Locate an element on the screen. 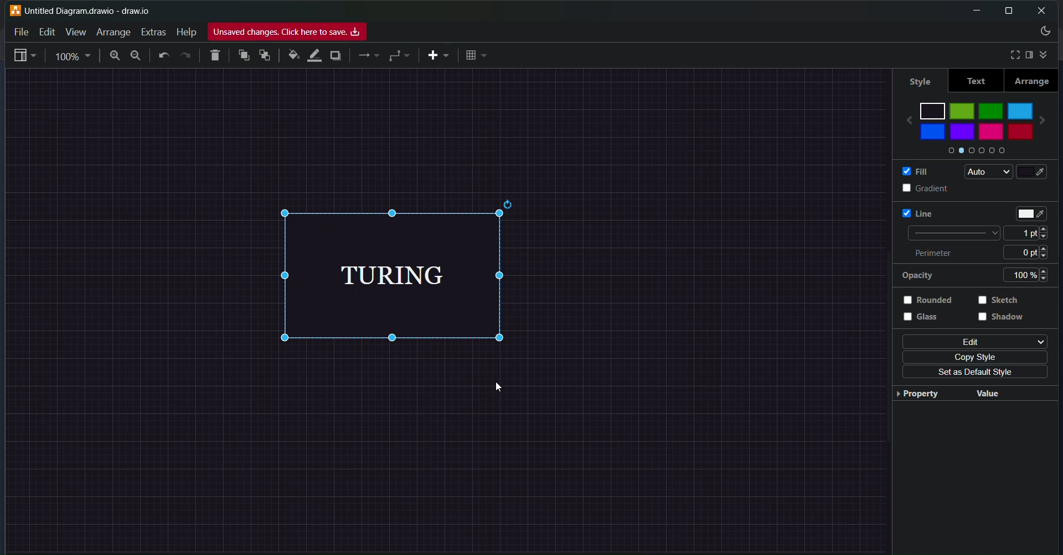 Image resolution: width=1063 pixels, height=555 pixels. Arrange is located at coordinates (113, 32).